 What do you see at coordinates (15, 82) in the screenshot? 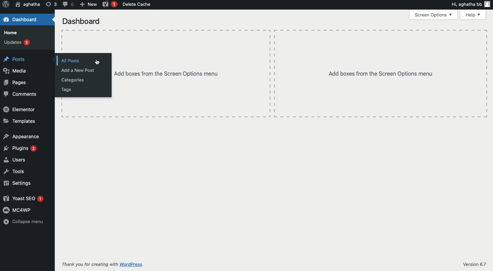
I see `Pages` at bounding box center [15, 82].